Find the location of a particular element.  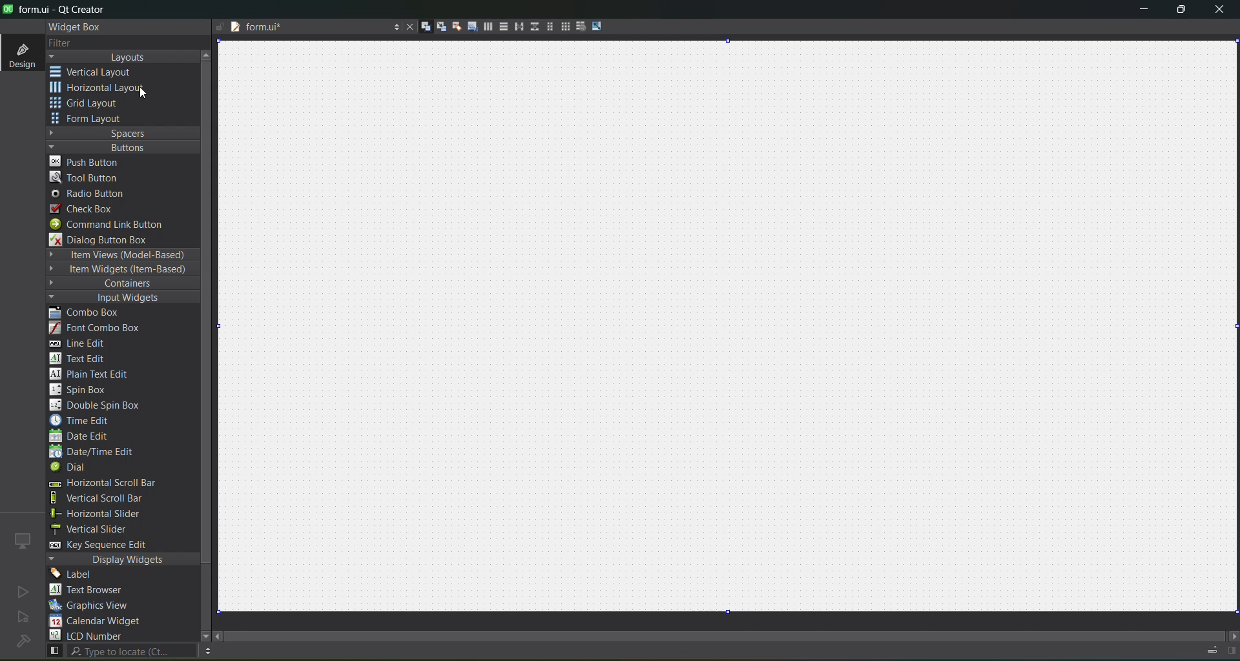

check box is located at coordinates (88, 209).